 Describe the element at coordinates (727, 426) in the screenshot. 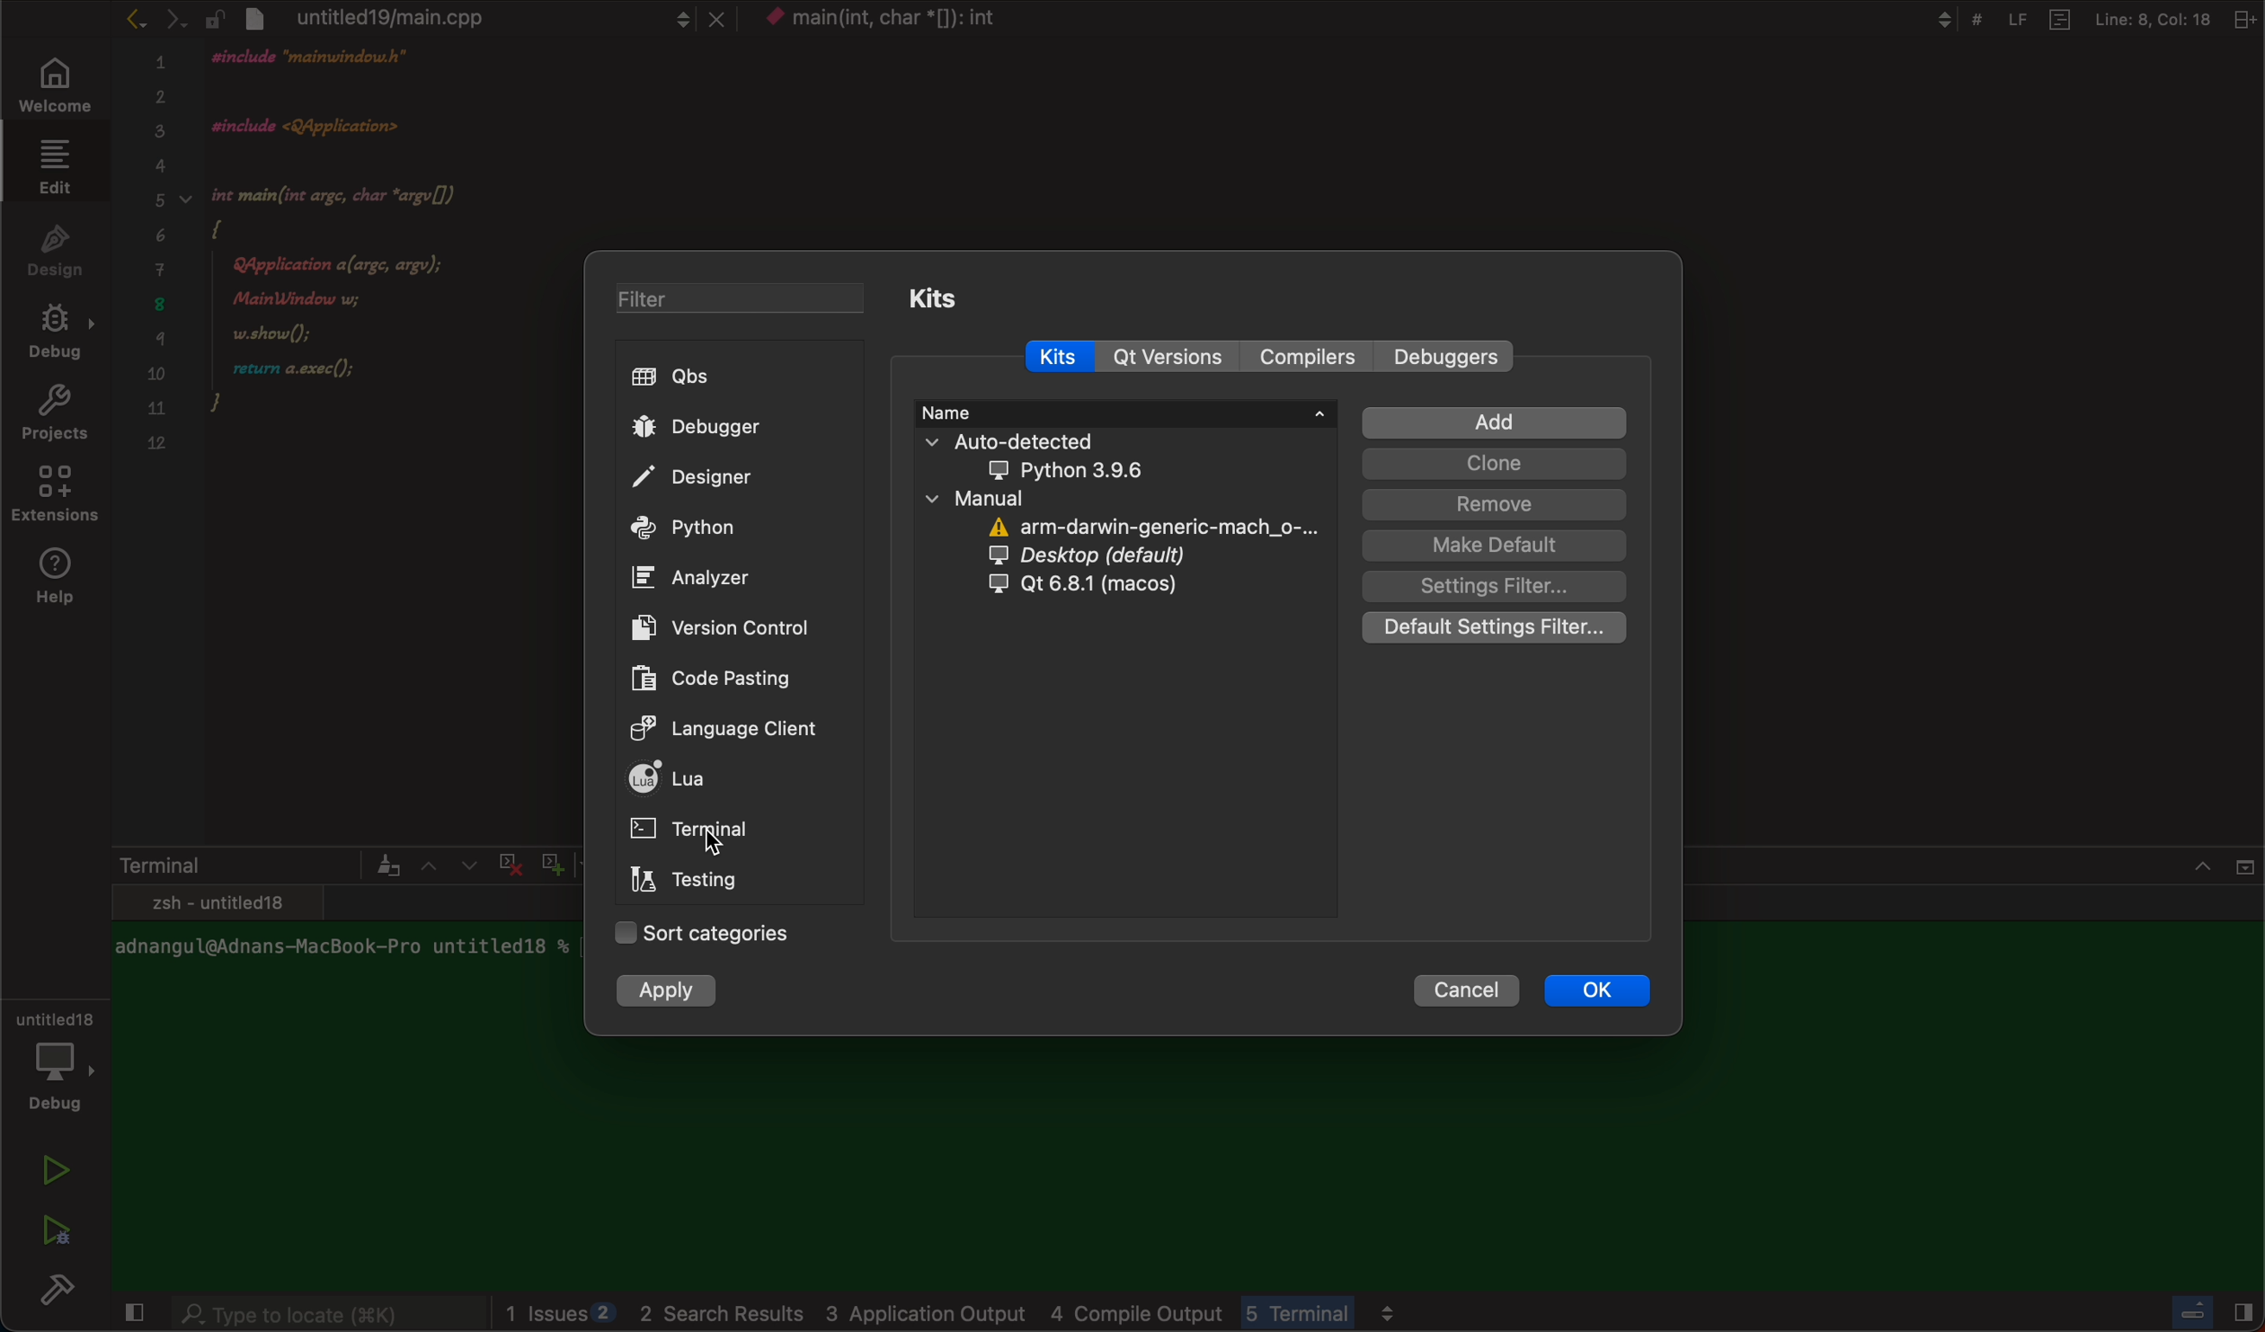

I see `debugger` at that location.